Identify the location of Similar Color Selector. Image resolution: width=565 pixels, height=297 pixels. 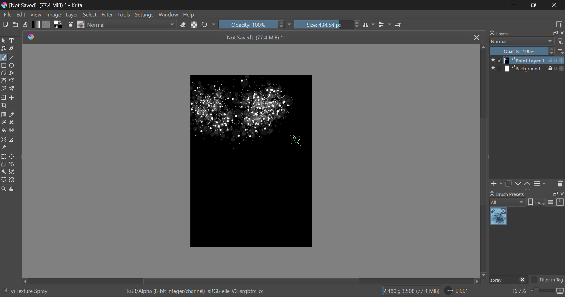
(13, 172).